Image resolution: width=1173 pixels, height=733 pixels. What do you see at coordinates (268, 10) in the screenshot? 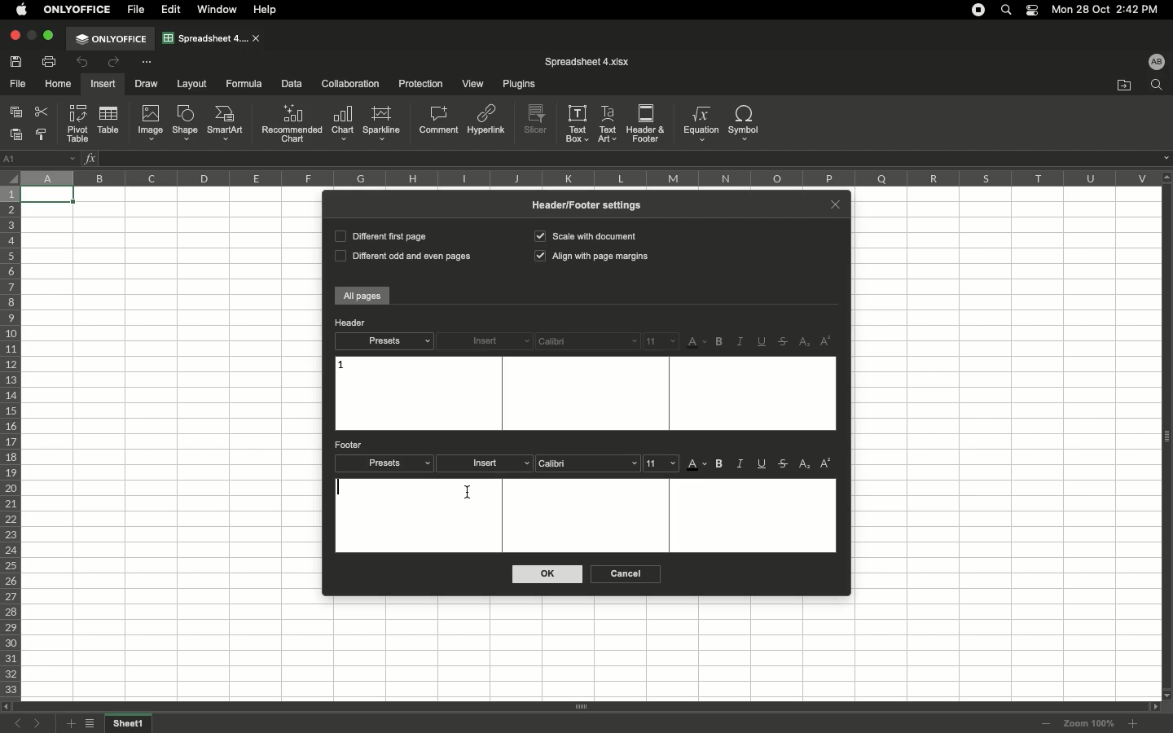
I see `Help` at bounding box center [268, 10].